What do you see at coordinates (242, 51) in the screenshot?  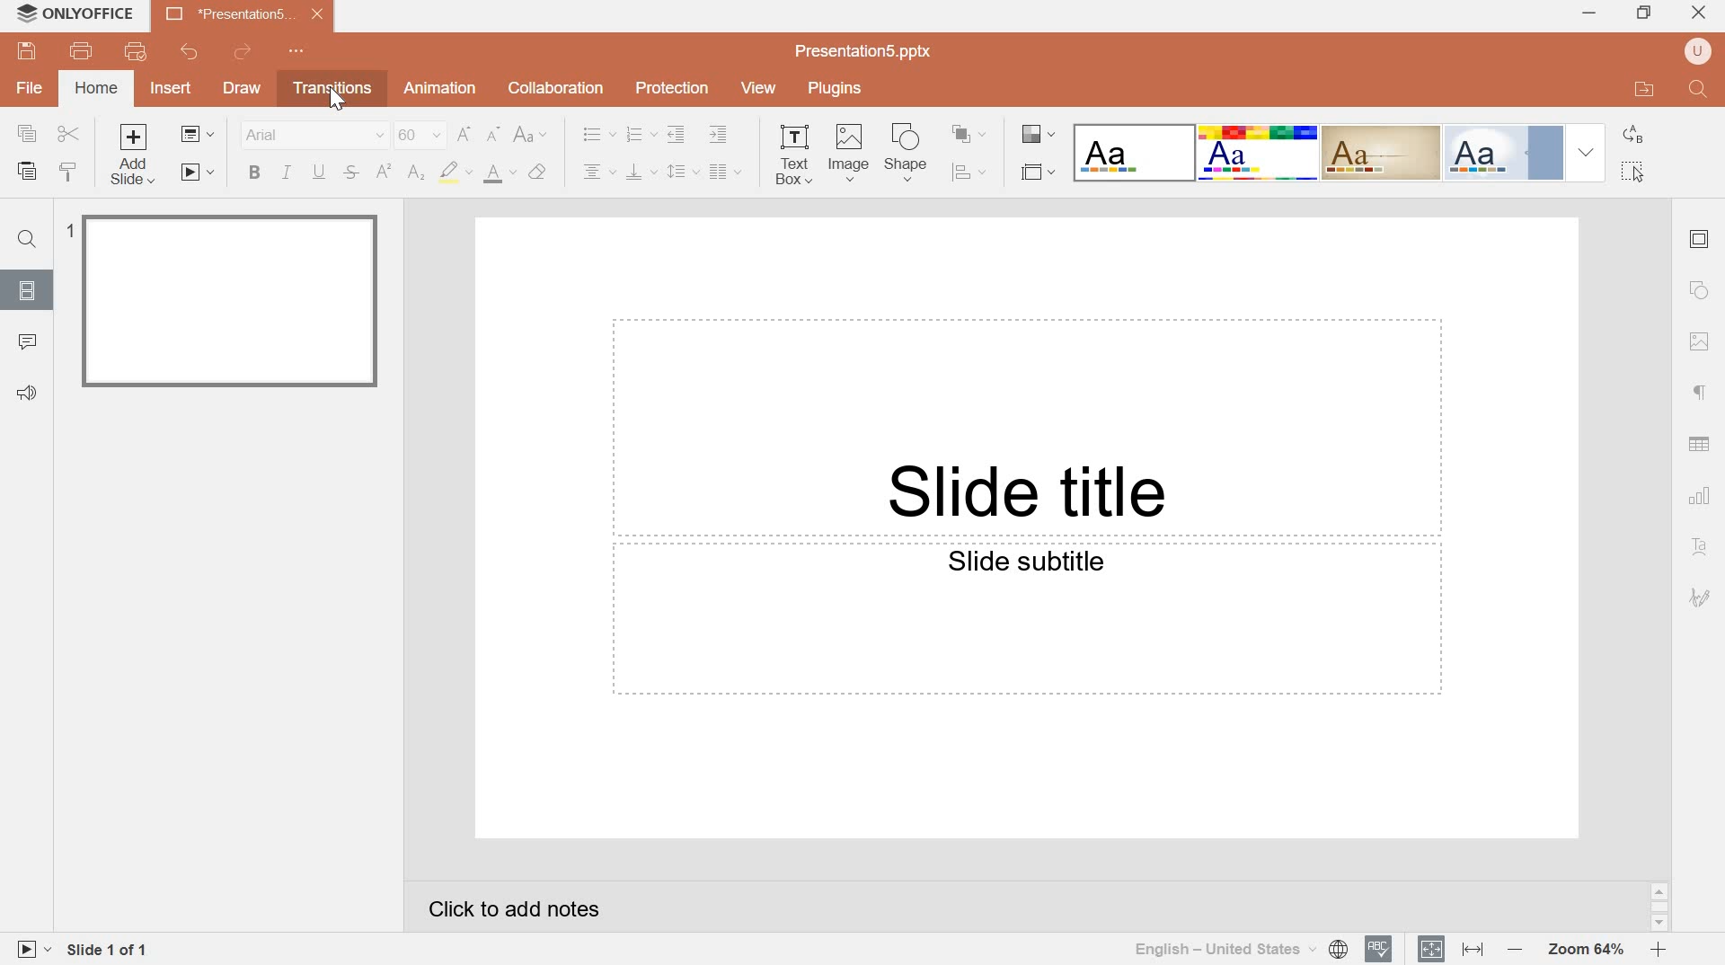 I see `redo` at bounding box center [242, 51].